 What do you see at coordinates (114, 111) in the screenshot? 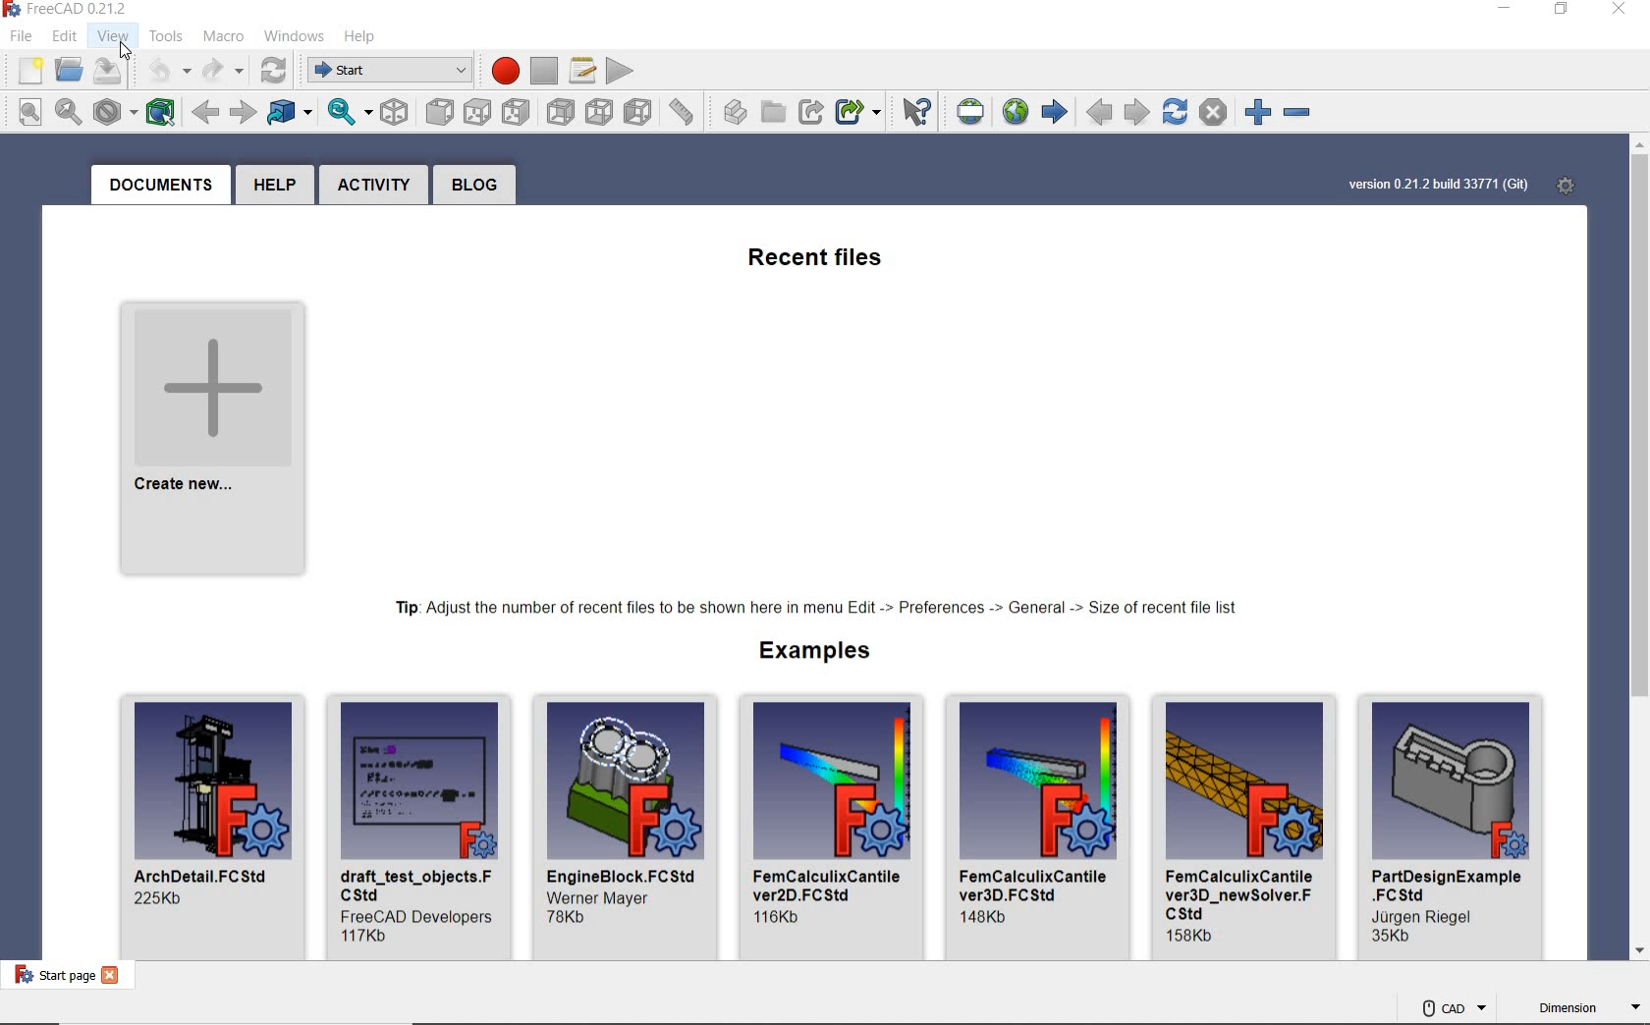
I see `draw style` at bounding box center [114, 111].